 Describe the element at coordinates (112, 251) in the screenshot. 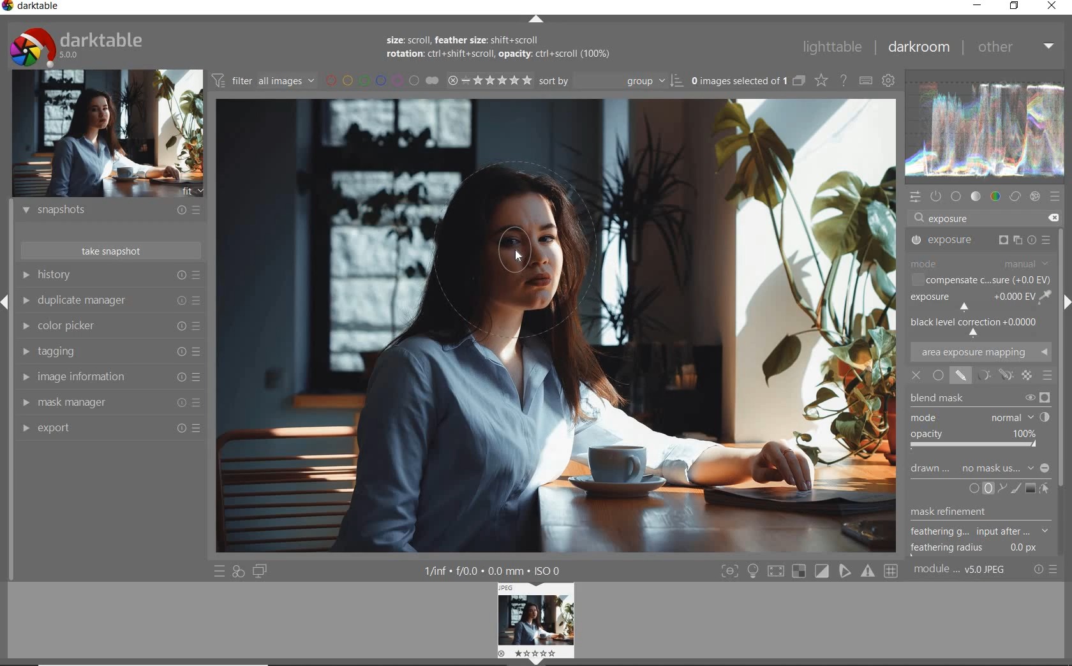

I see `take snapshot` at that location.